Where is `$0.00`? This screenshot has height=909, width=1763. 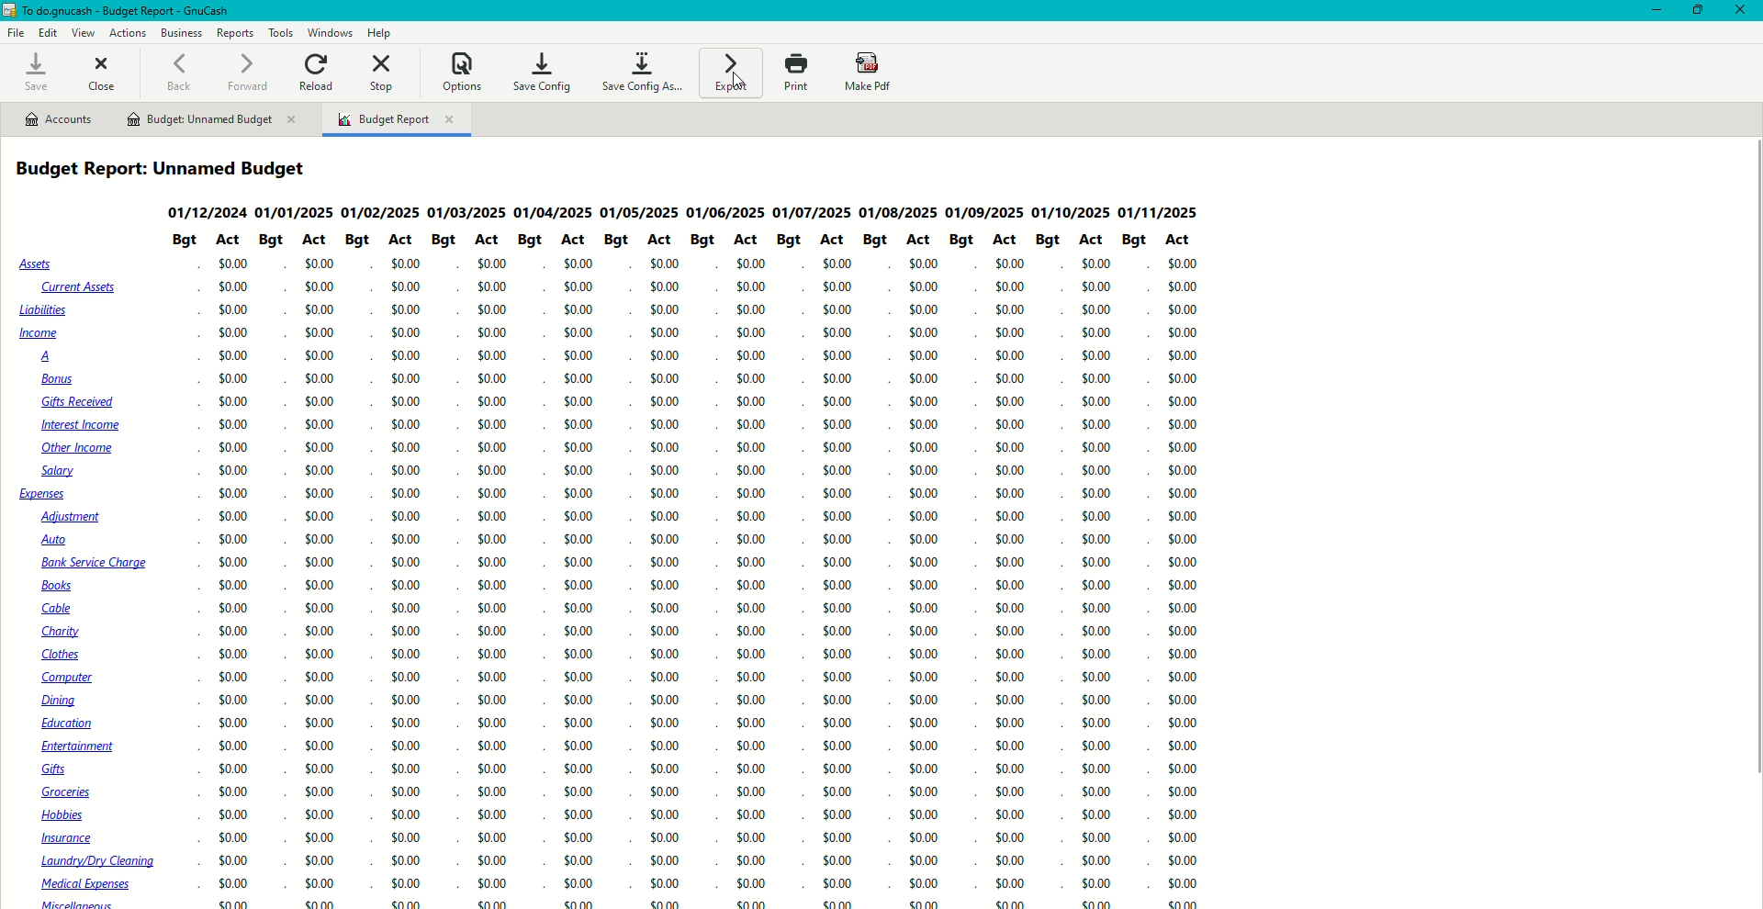
$0.00 is located at coordinates (409, 611).